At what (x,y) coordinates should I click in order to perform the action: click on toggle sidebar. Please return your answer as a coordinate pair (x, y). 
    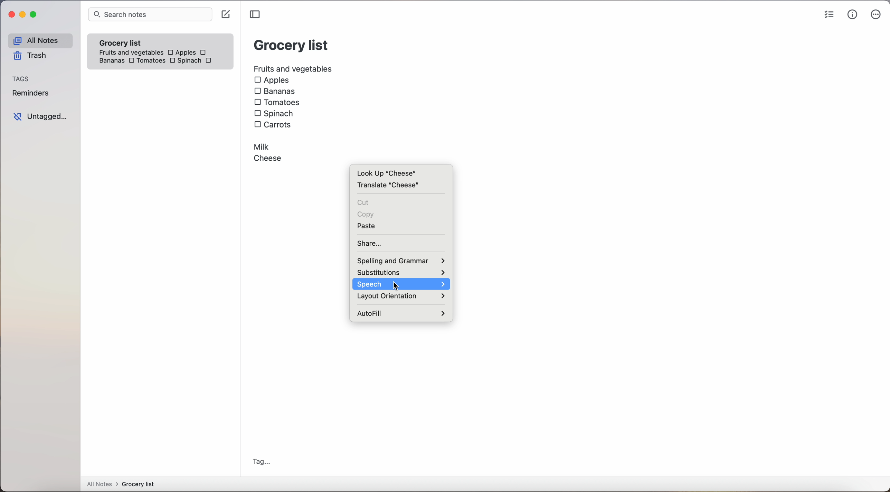
    Looking at the image, I should click on (254, 15).